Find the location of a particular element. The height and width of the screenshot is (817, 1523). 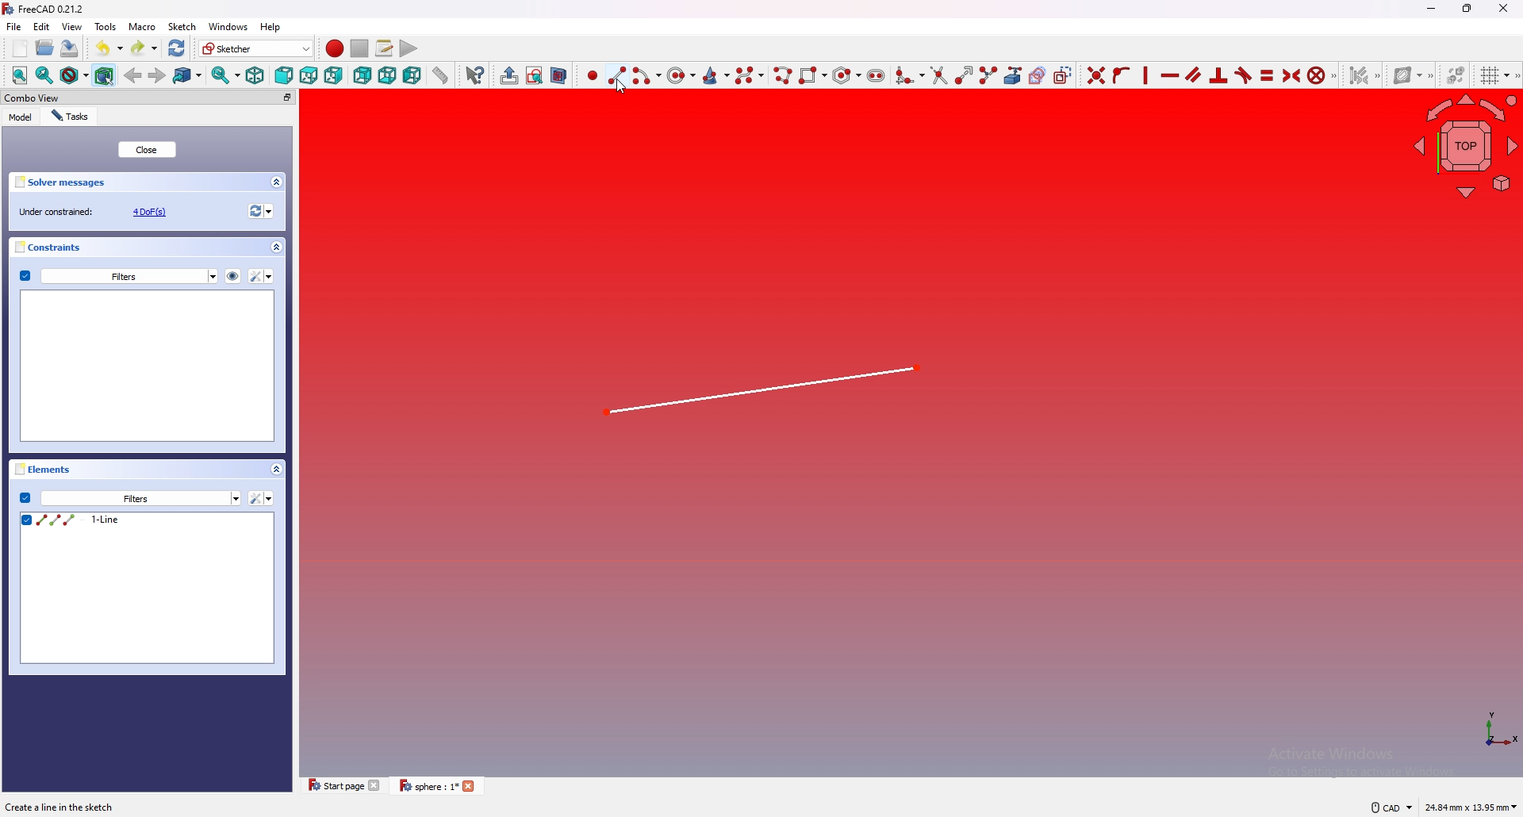

Fit selection is located at coordinates (44, 76).